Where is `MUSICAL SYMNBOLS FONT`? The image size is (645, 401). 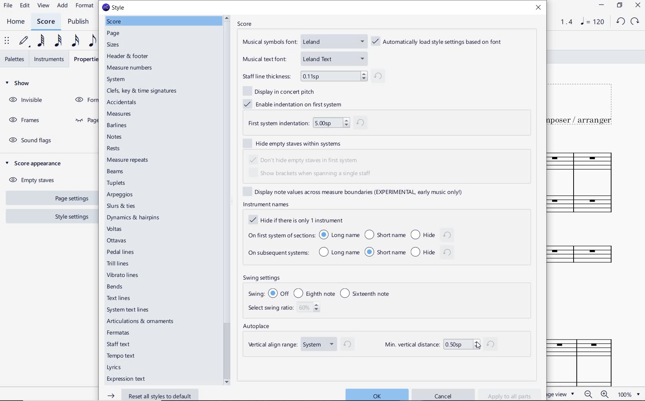
MUSICAL SYMNBOLS FONT is located at coordinates (304, 43).